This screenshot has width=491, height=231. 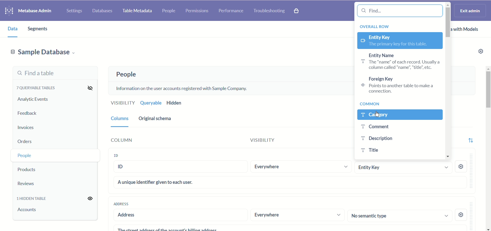 I want to click on visibility, so click(x=271, y=141).